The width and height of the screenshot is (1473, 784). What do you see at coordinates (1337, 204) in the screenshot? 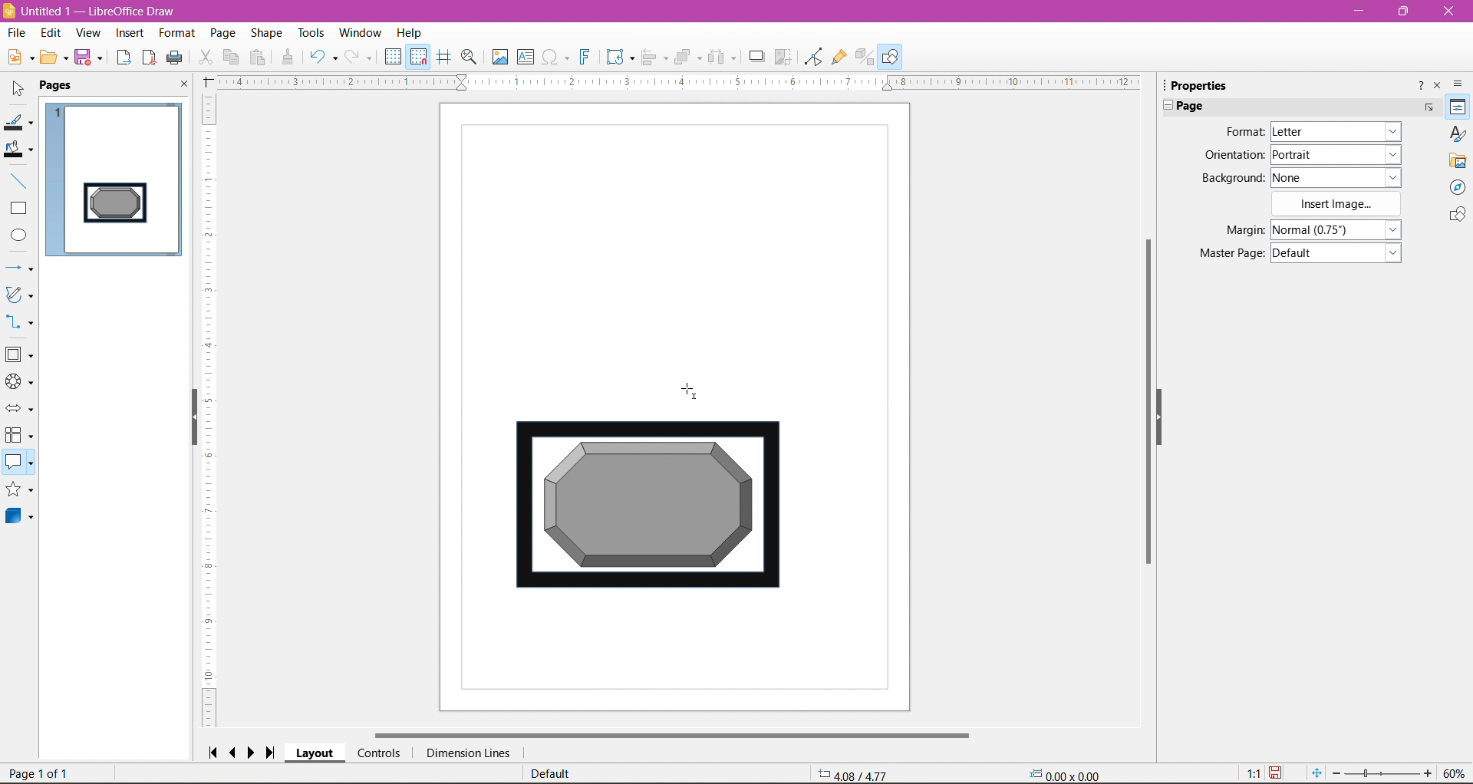
I see `Insert Image` at bounding box center [1337, 204].